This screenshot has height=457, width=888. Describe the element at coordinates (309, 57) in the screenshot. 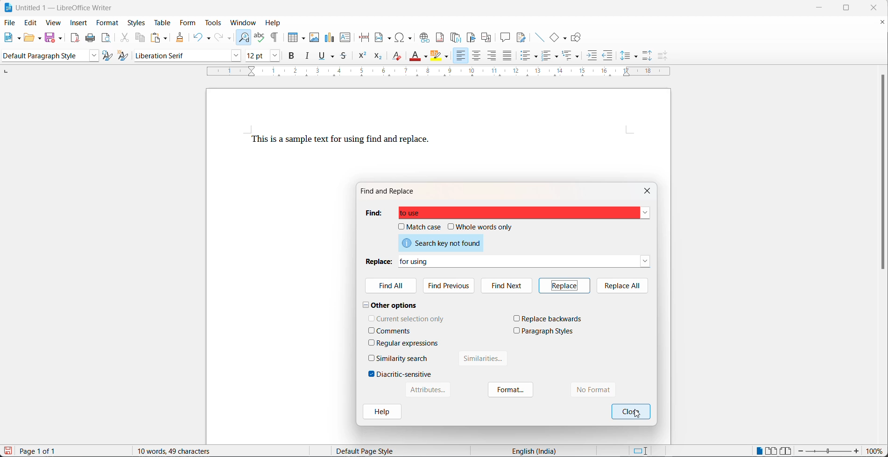

I see `italic` at that location.